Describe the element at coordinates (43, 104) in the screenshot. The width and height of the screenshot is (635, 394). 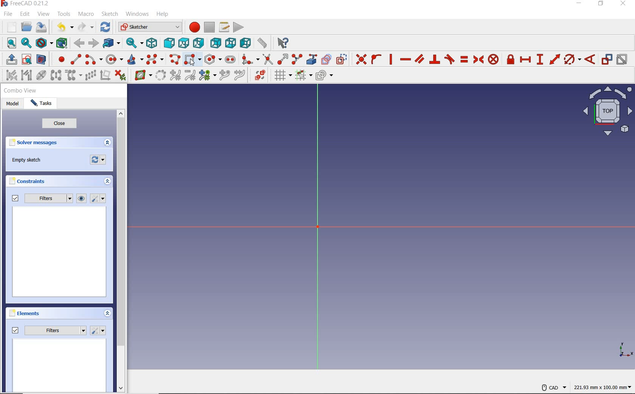
I see `tasks` at that location.